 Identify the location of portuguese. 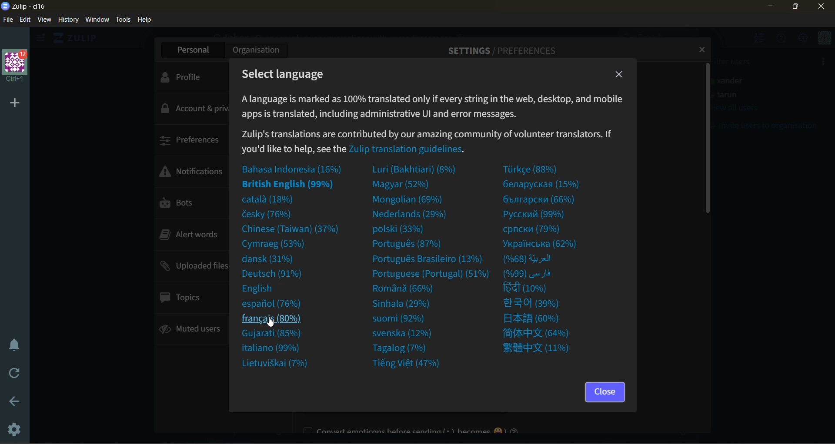
(427, 274).